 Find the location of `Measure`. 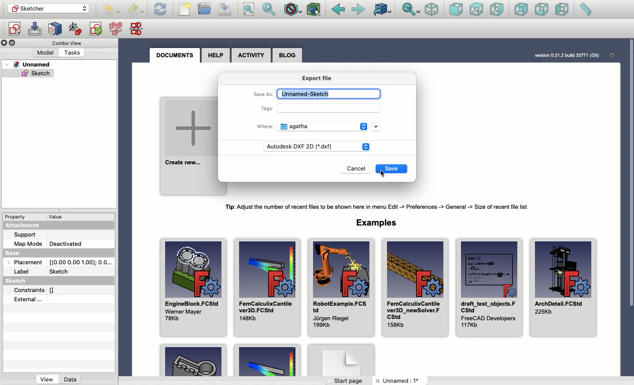

Measure is located at coordinates (586, 10).